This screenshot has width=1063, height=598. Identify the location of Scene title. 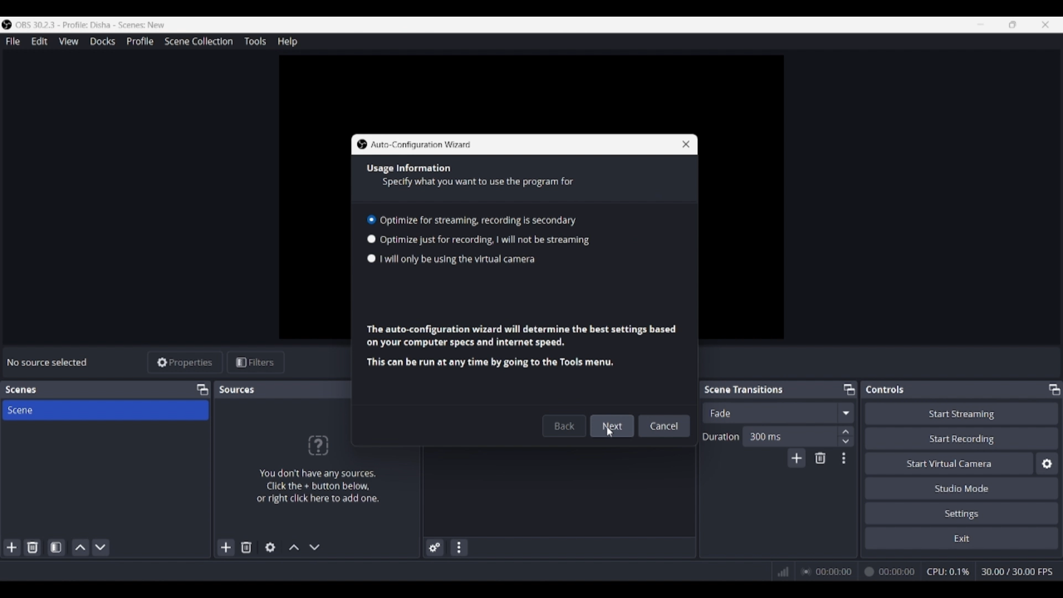
(105, 410).